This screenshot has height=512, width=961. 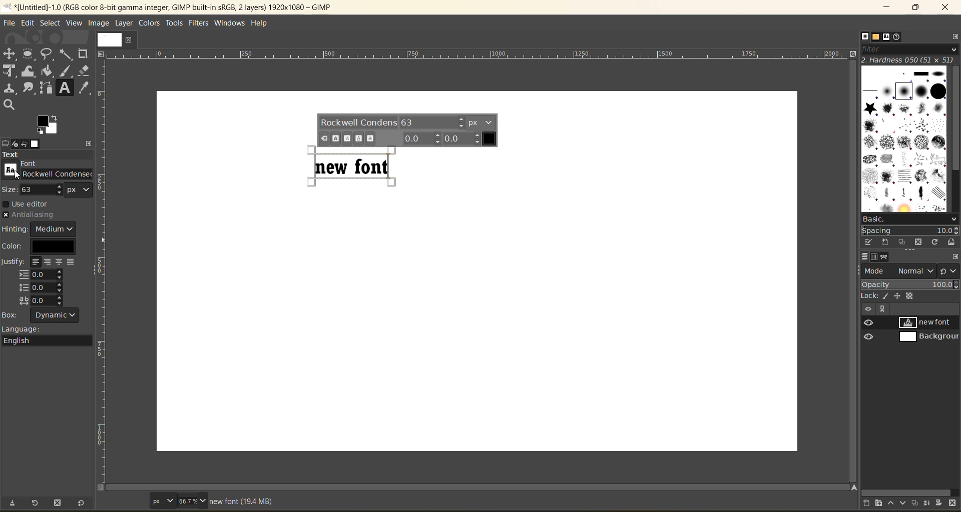 I want to click on layer, so click(x=125, y=23).